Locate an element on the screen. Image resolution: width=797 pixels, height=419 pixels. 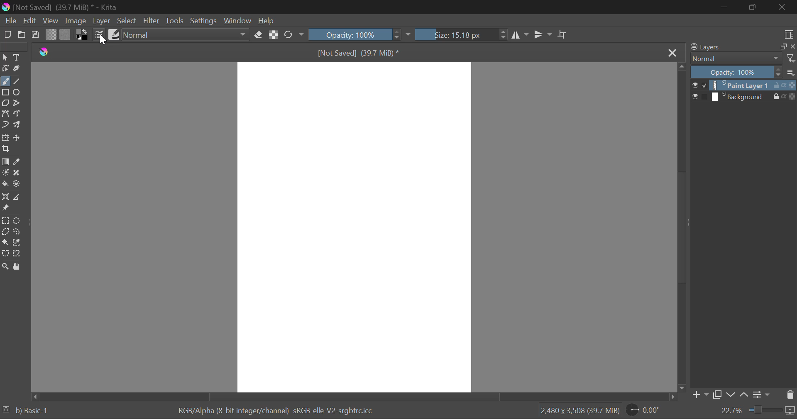
Colorize Mask Tool is located at coordinates (5, 173).